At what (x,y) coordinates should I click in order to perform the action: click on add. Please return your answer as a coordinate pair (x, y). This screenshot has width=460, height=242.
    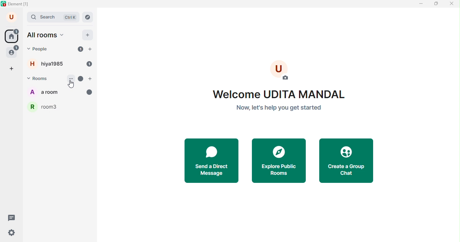
    Looking at the image, I should click on (88, 35).